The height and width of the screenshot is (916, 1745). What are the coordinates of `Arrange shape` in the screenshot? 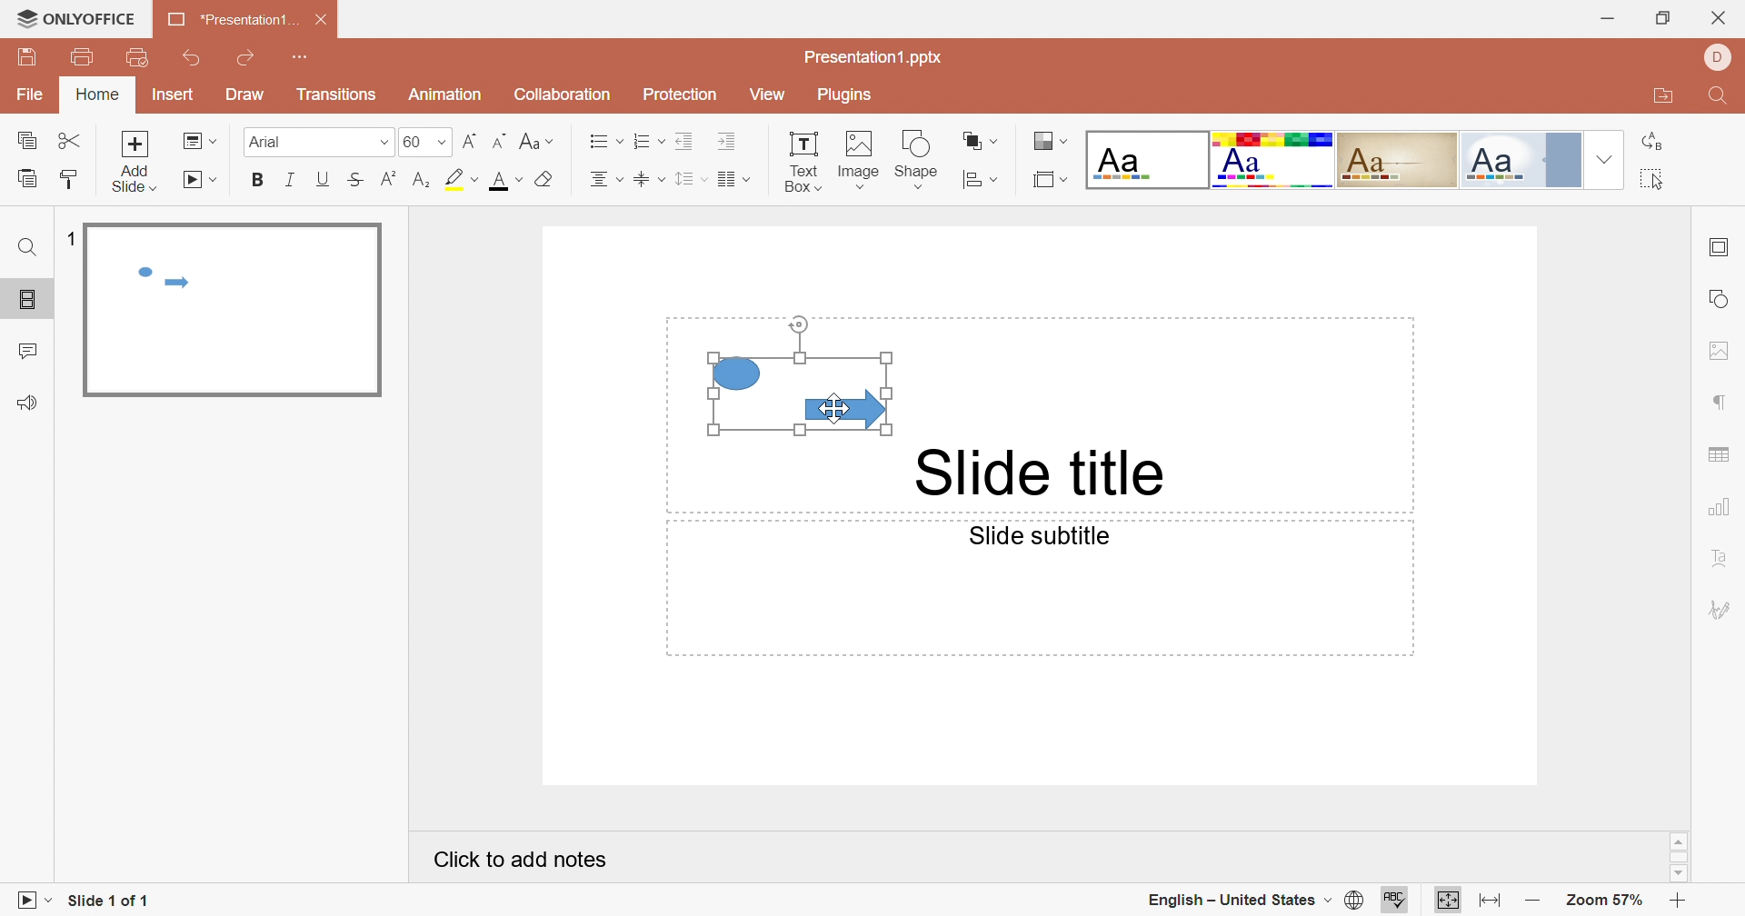 It's located at (977, 140).